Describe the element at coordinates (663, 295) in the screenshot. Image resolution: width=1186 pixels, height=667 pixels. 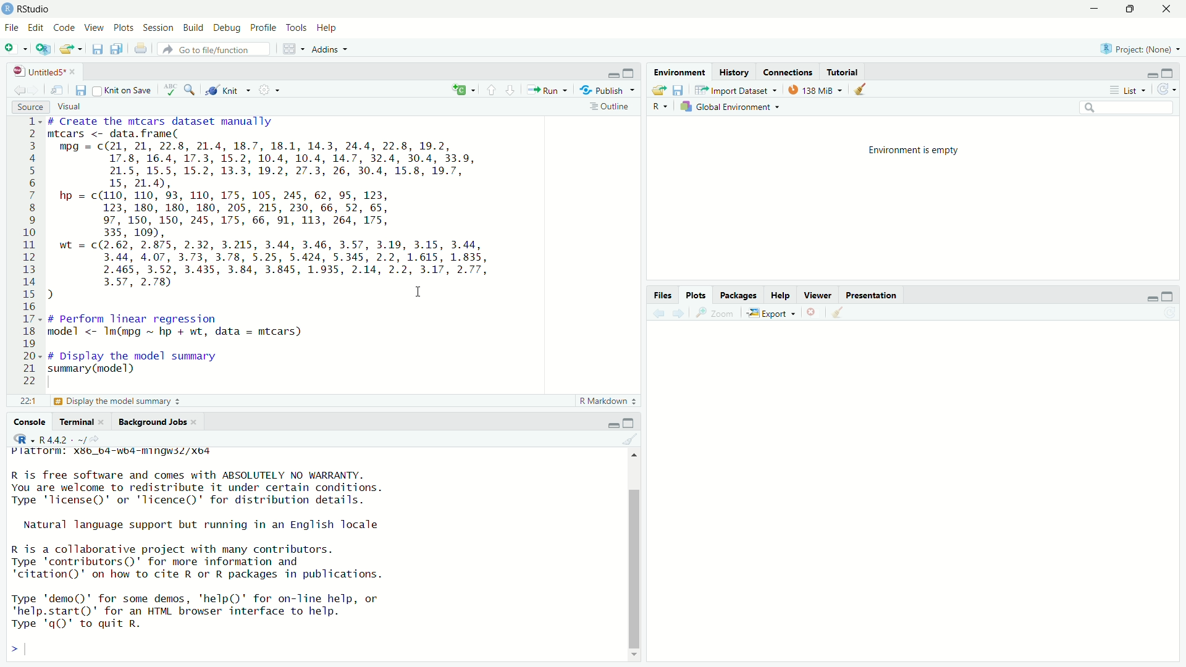
I see `files` at that location.